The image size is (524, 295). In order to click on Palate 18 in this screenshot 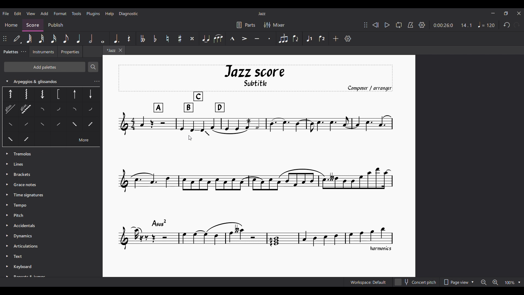, I will do `click(10, 140)`.